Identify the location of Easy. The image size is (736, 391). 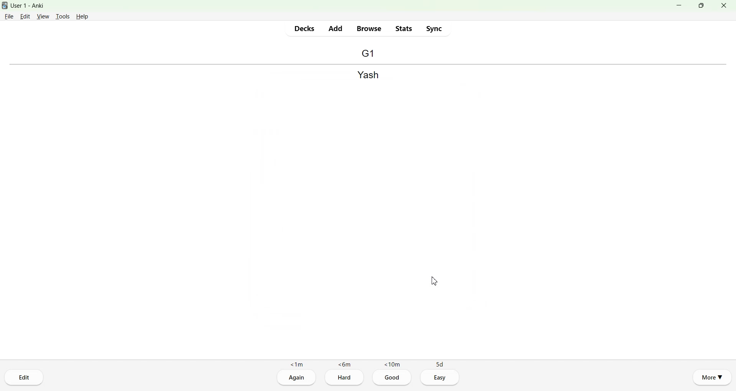
(440, 378).